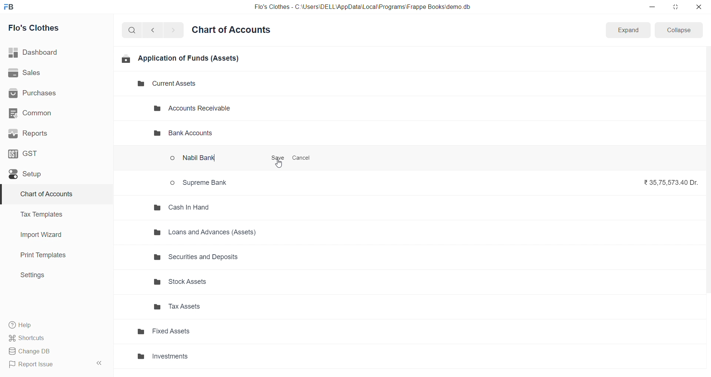 Image resolution: width=711 pixels, height=377 pixels. Describe the element at coordinates (54, 325) in the screenshot. I see `Help` at that location.